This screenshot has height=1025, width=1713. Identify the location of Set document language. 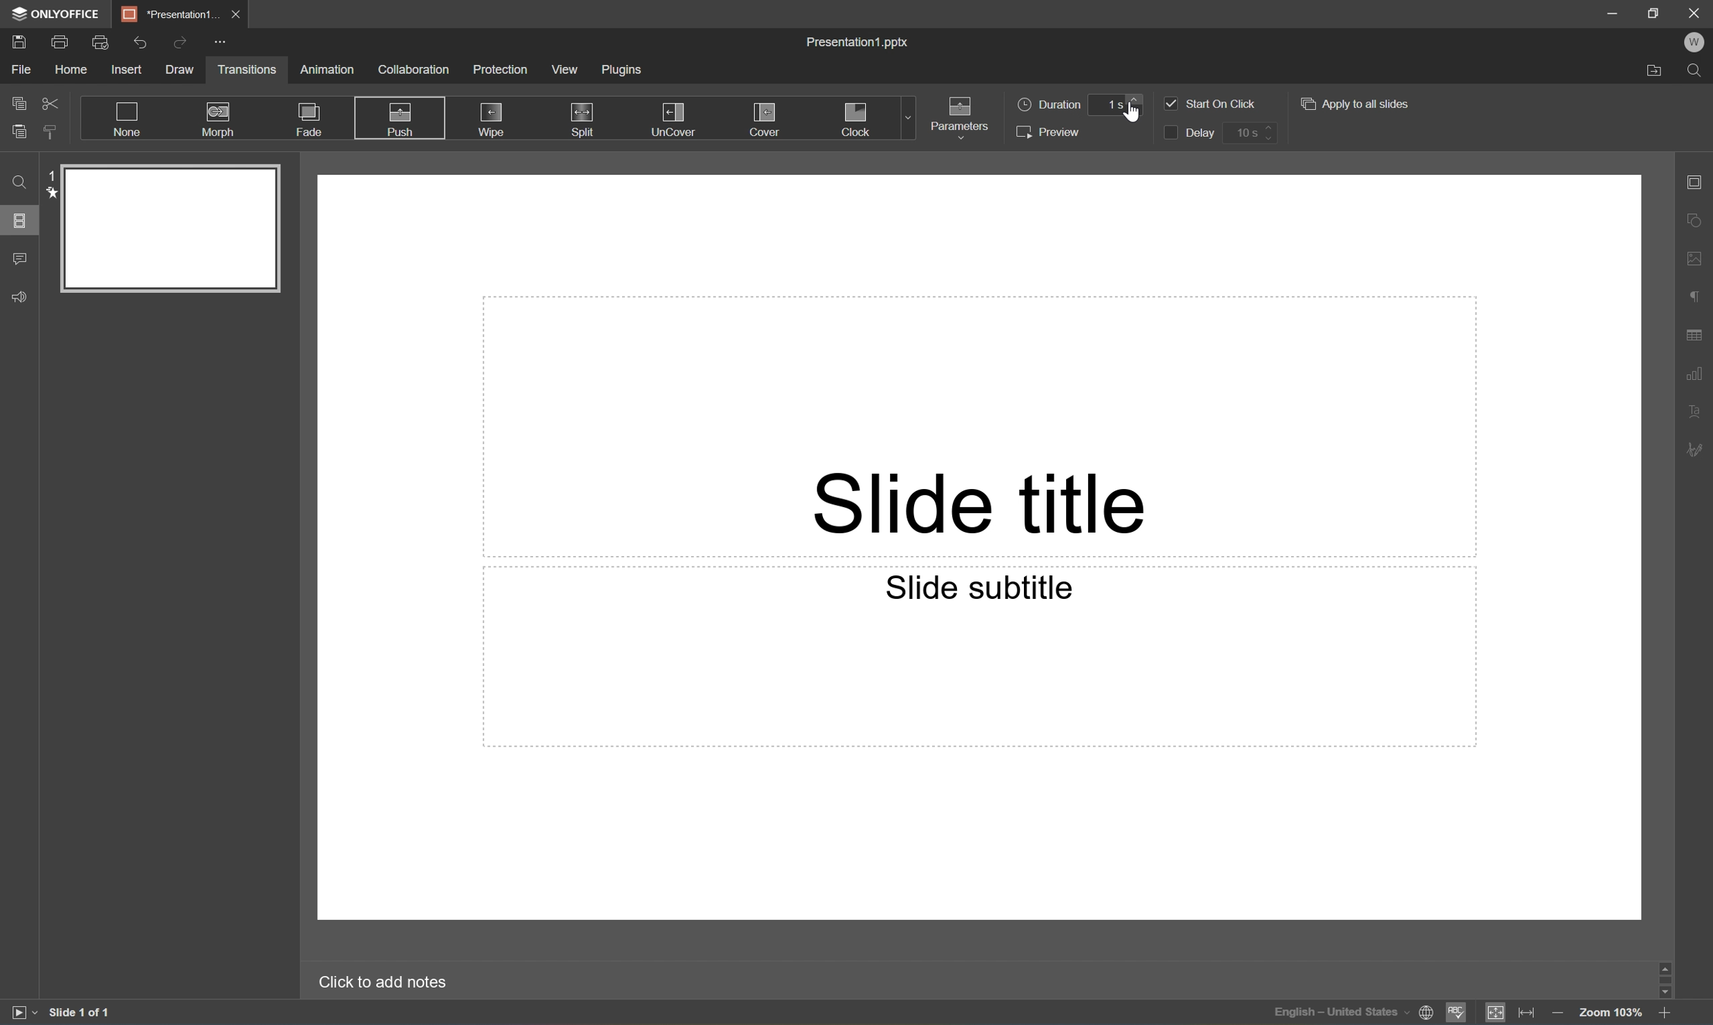
(1425, 1015).